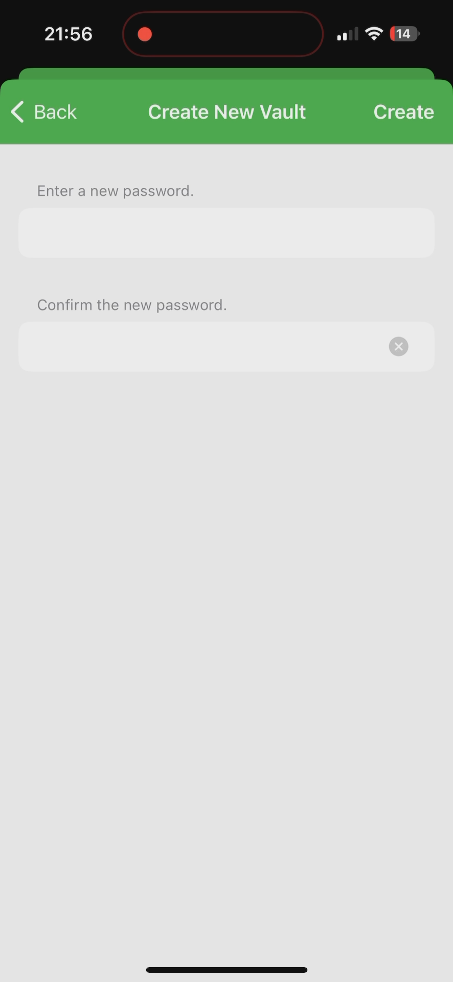 Image resolution: width=453 pixels, height=982 pixels. What do you see at coordinates (346, 34) in the screenshot?
I see `signal` at bounding box center [346, 34].